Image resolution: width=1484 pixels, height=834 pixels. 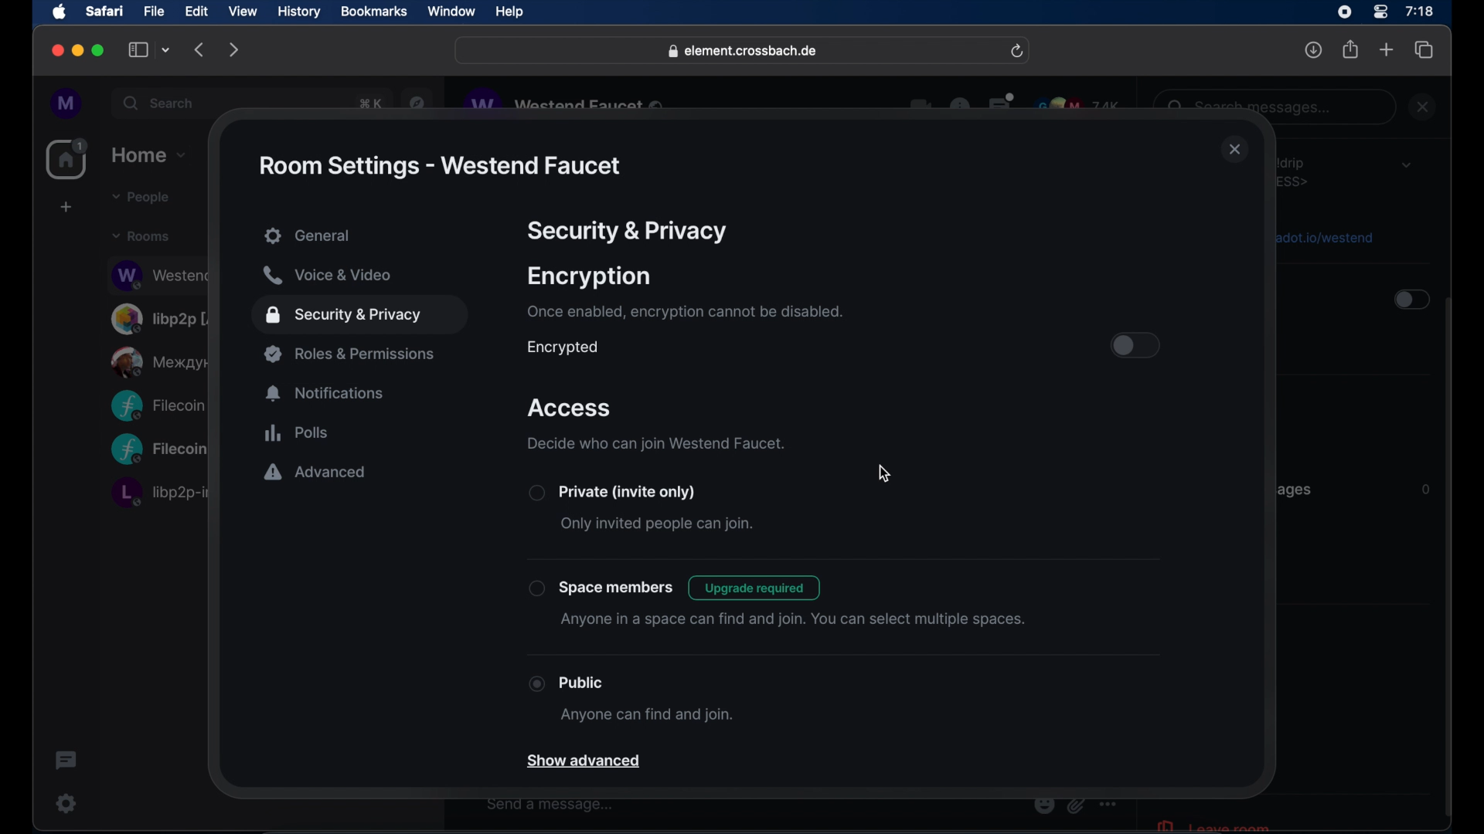 What do you see at coordinates (160, 103) in the screenshot?
I see `search` at bounding box center [160, 103].